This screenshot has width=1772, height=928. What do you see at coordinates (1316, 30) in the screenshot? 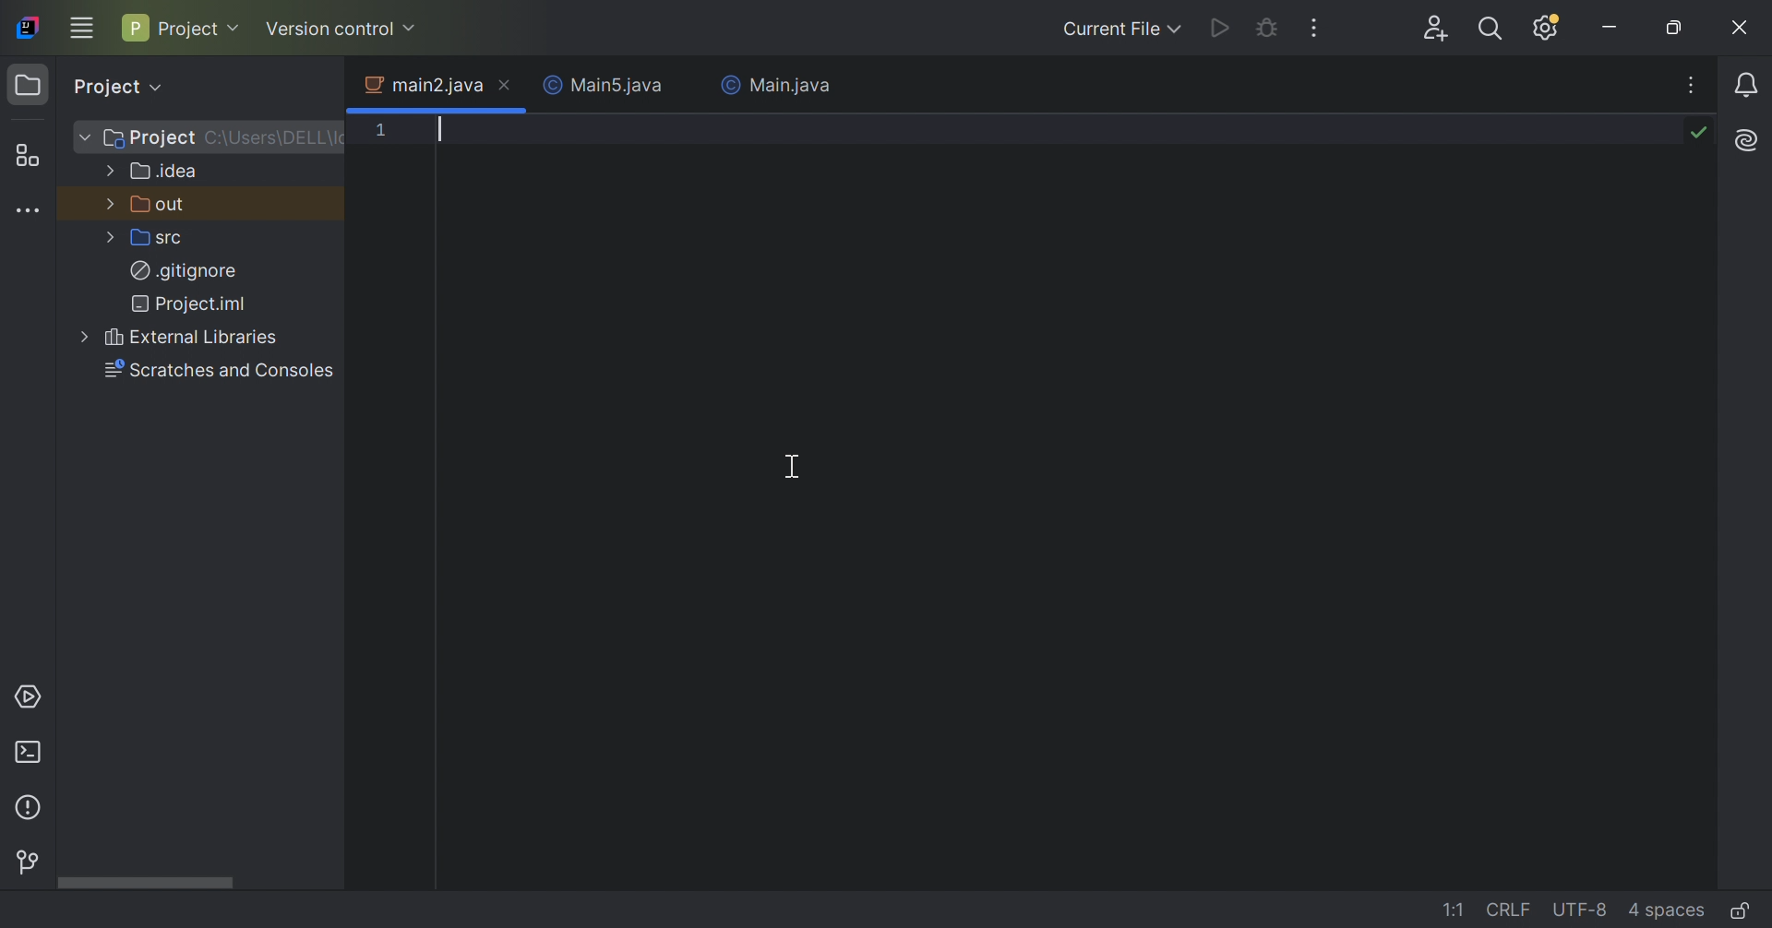
I see `More actions` at bounding box center [1316, 30].